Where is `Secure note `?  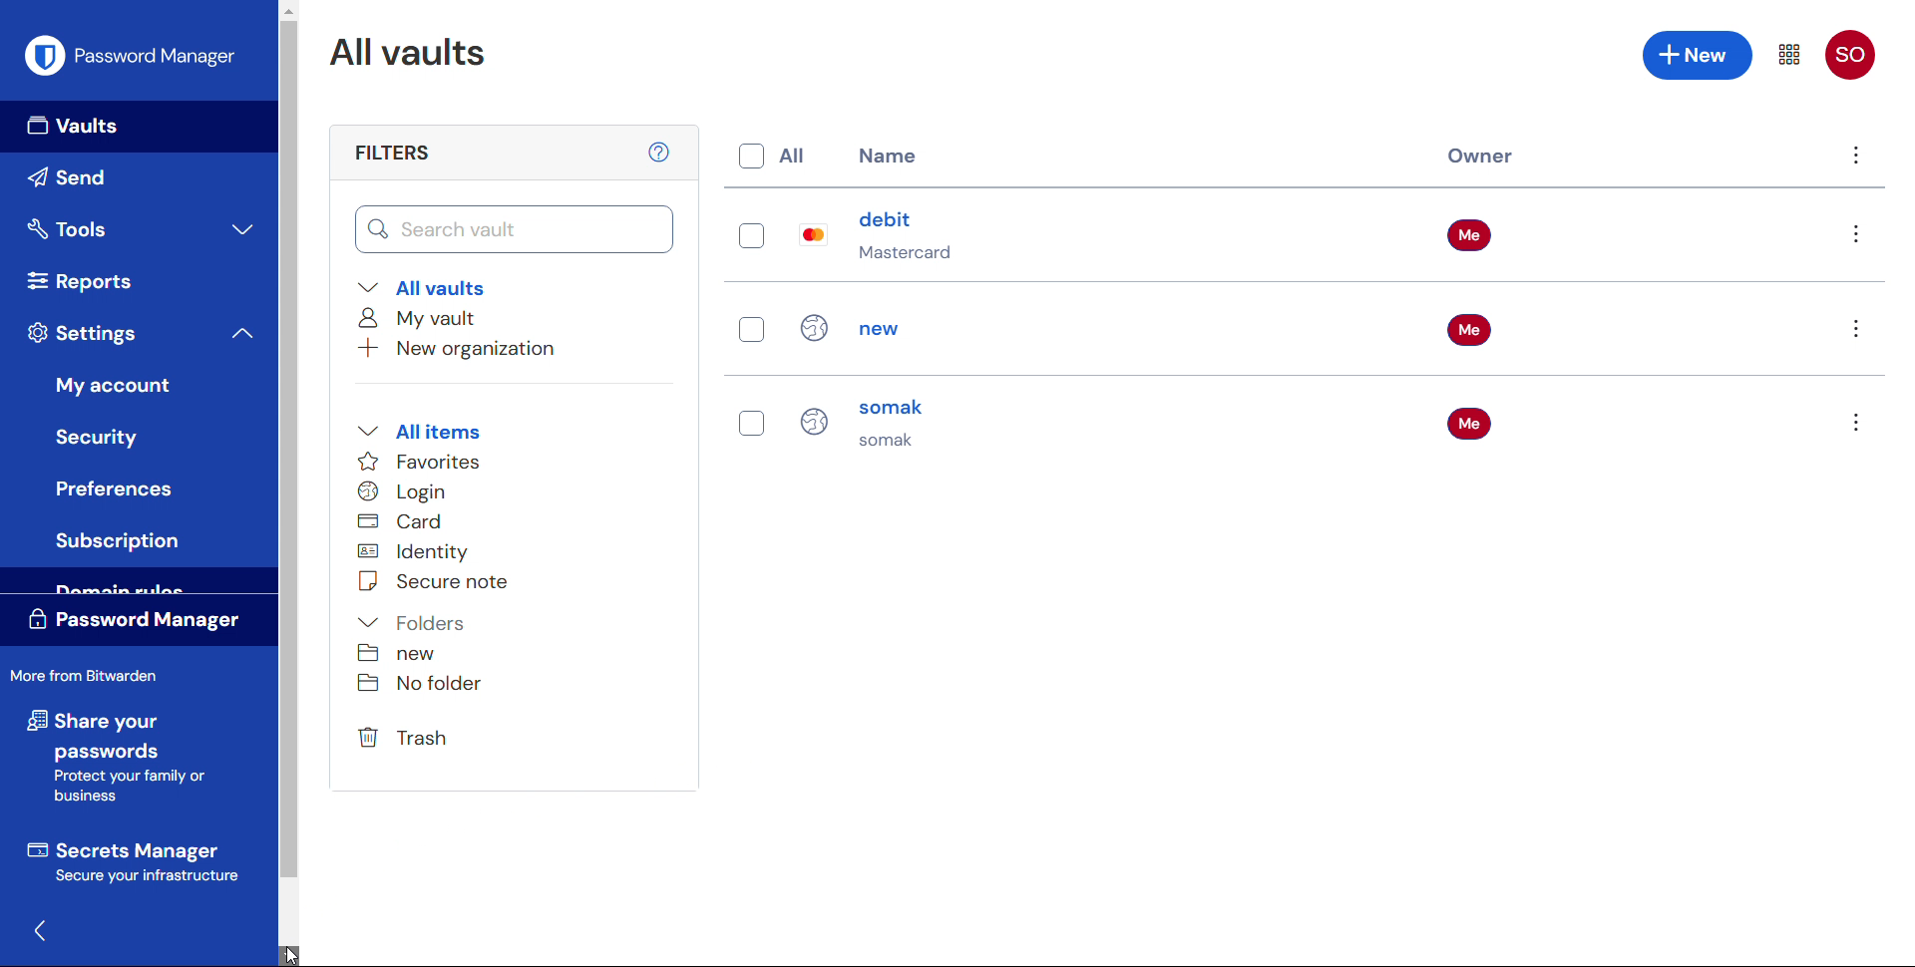
Secure note  is located at coordinates (434, 581).